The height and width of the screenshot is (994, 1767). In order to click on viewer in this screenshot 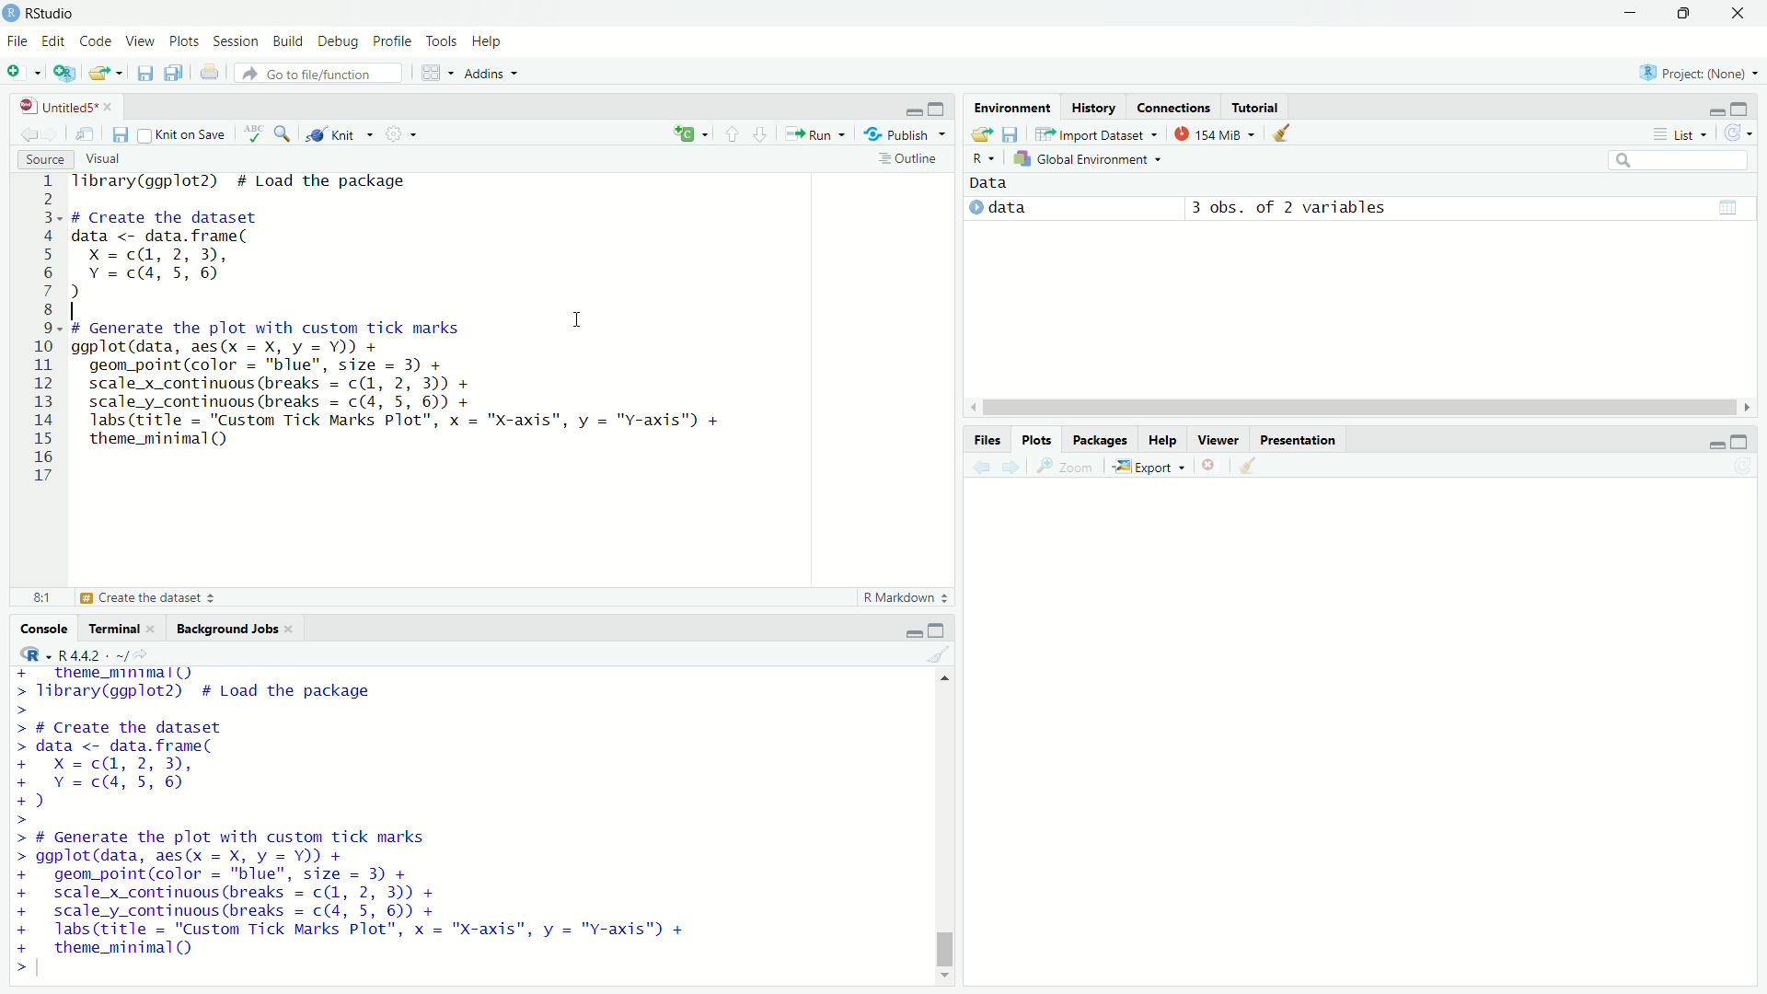, I will do `click(1219, 438)`.